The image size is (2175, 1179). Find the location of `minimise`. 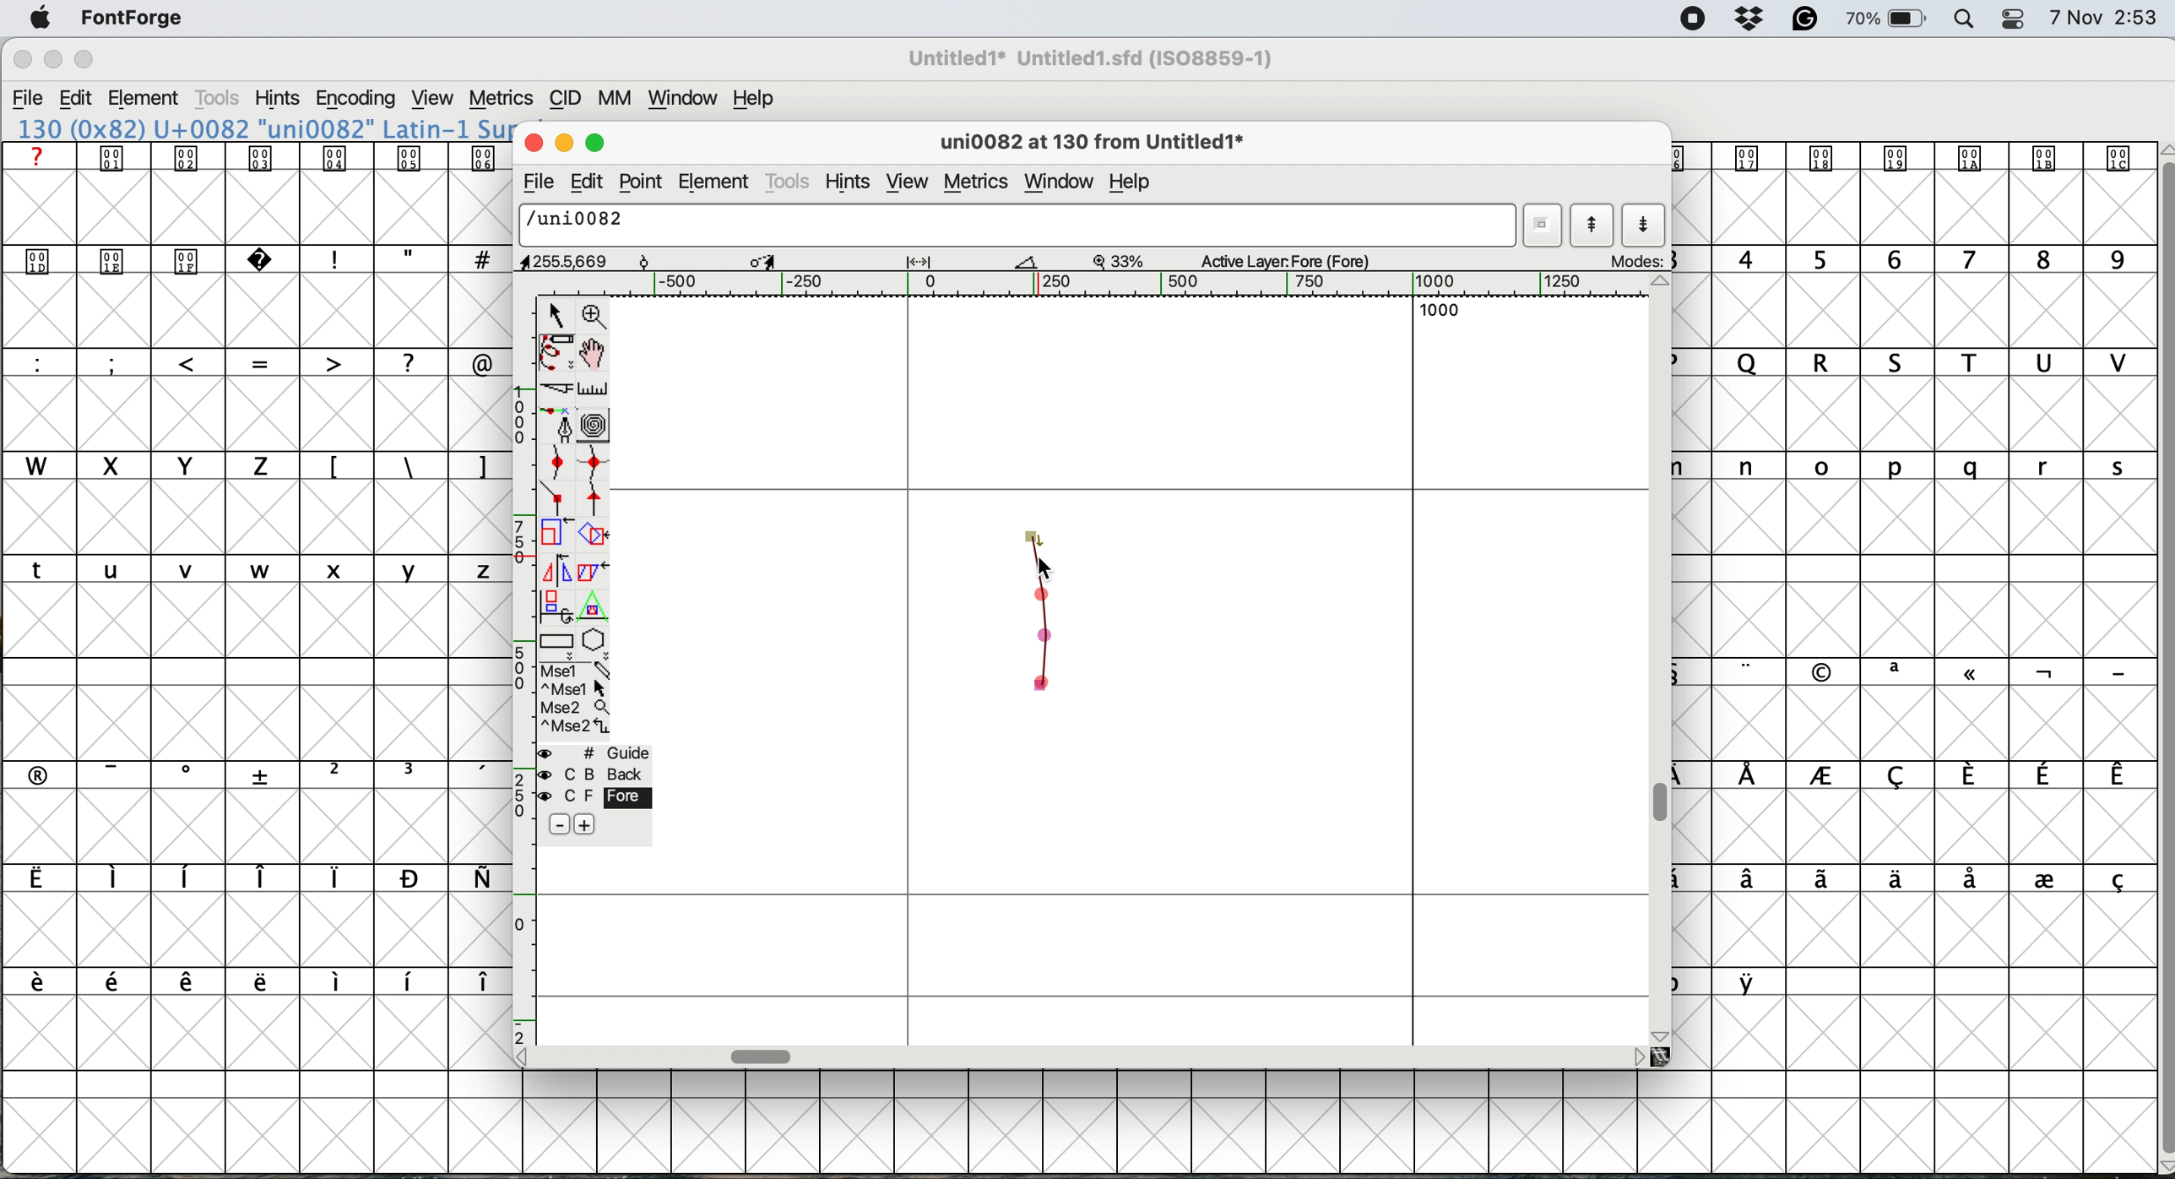

minimise is located at coordinates (564, 144).